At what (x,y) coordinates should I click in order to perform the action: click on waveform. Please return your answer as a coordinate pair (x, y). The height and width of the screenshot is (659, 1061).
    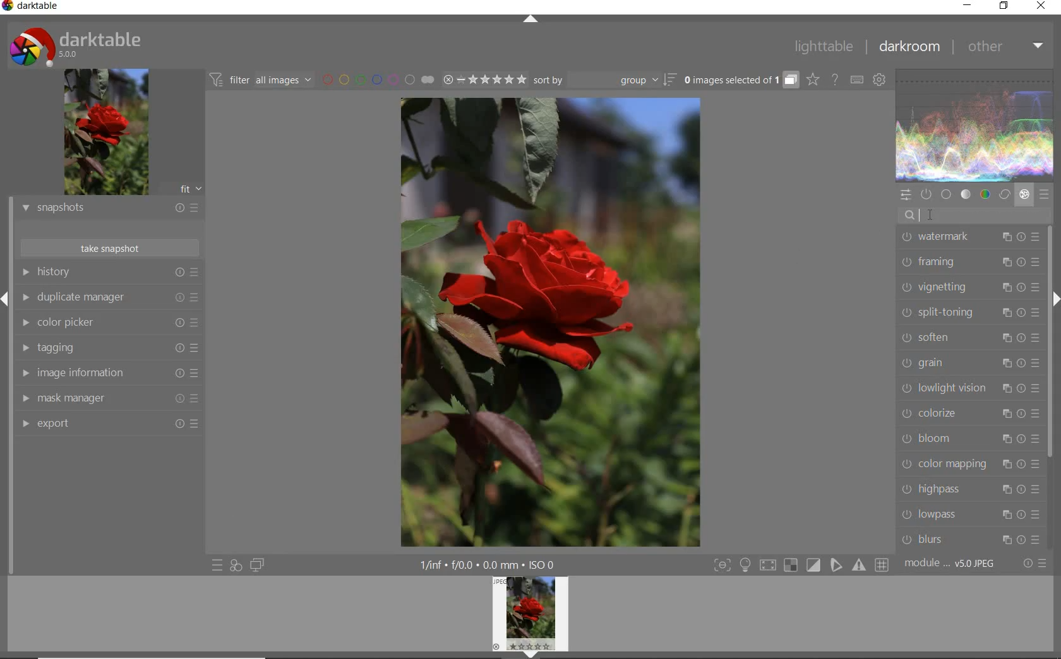
    Looking at the image, I should click on (975, 124).